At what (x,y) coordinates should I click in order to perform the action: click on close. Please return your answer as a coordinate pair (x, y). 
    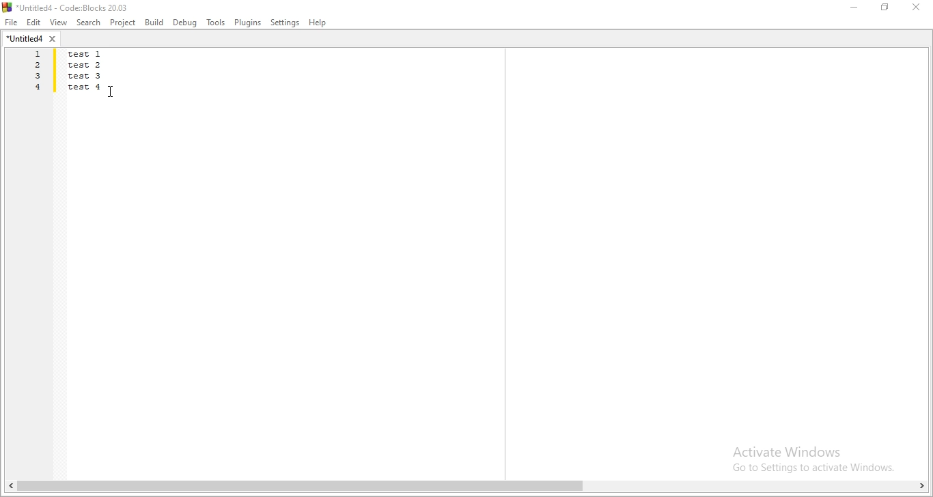
    Looking at the image, I should click on (919, 8).